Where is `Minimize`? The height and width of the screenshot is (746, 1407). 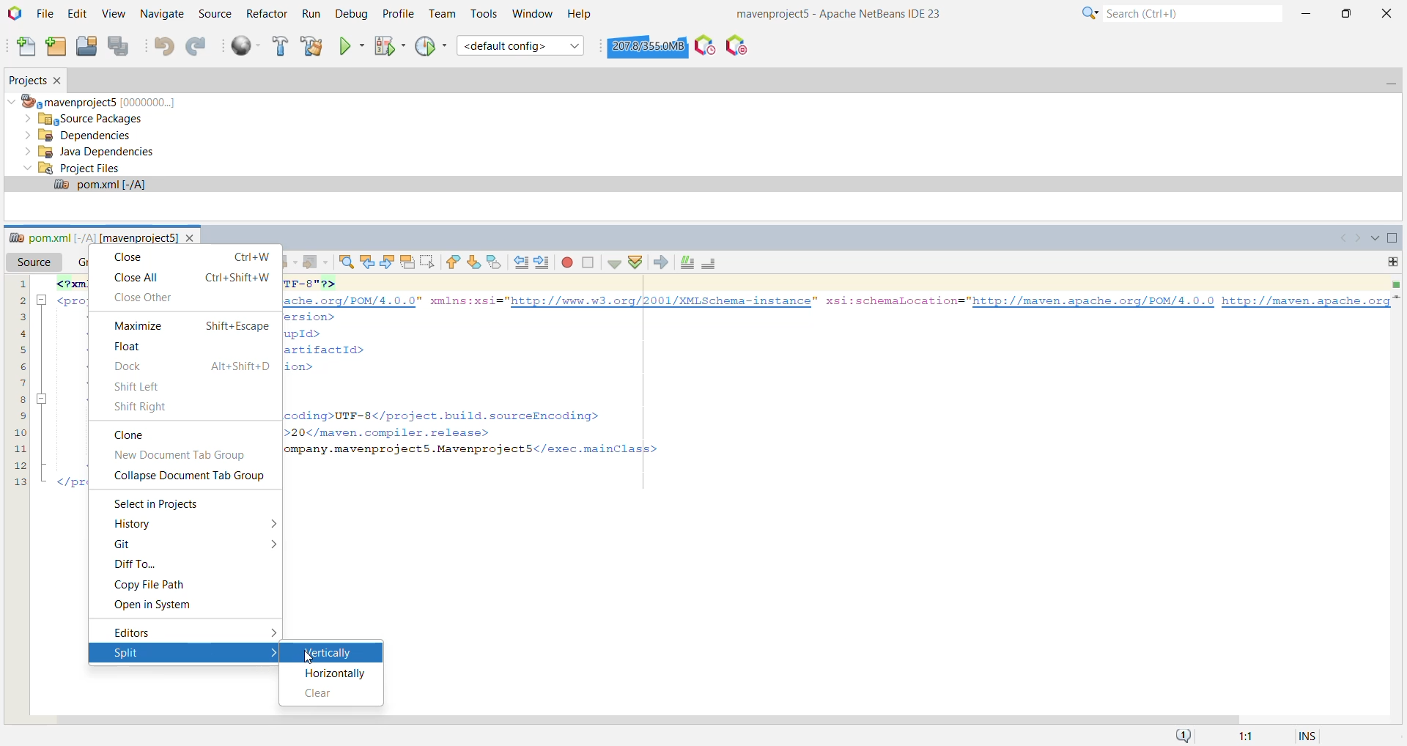
Minimize is located at coordinates (1308, 11).